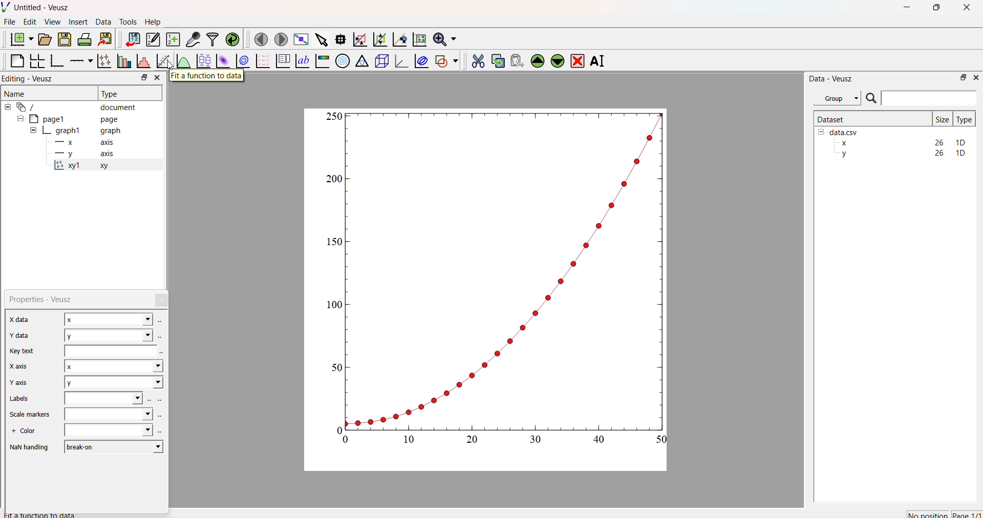 The height and width of the screenshot is (518, 983). I want to click on page1 page, so click(68, 118).